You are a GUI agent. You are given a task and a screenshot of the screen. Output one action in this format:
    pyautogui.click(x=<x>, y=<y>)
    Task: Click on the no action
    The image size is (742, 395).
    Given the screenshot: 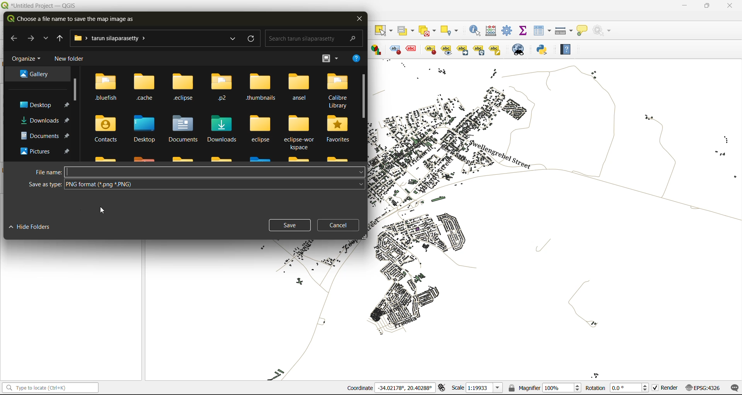 What is the action you would take?
    pyautogui.click(x=604, y=31)
    